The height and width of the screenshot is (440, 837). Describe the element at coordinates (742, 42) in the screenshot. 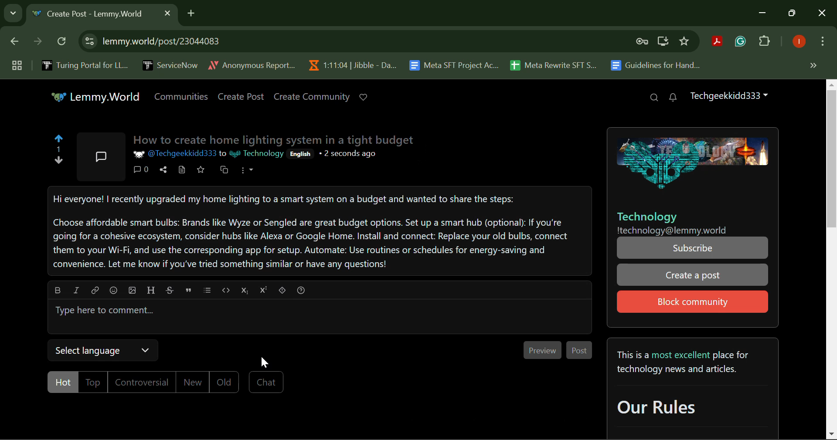

I see `Browser Extension` at that location.